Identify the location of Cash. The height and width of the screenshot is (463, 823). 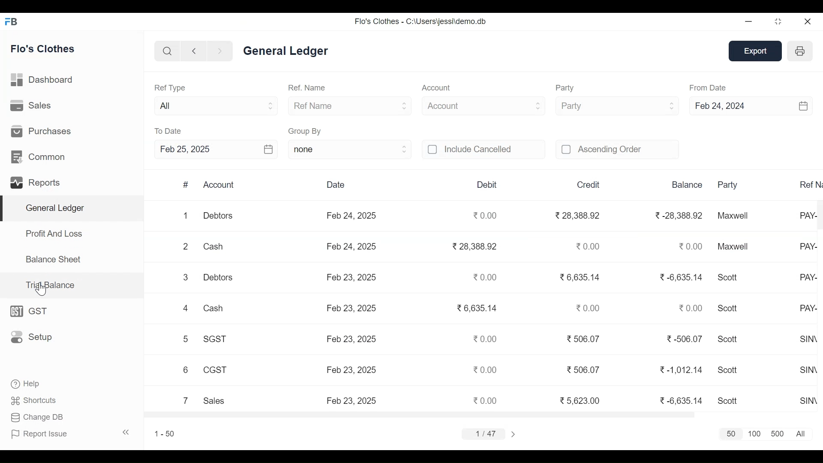
(215, 247).